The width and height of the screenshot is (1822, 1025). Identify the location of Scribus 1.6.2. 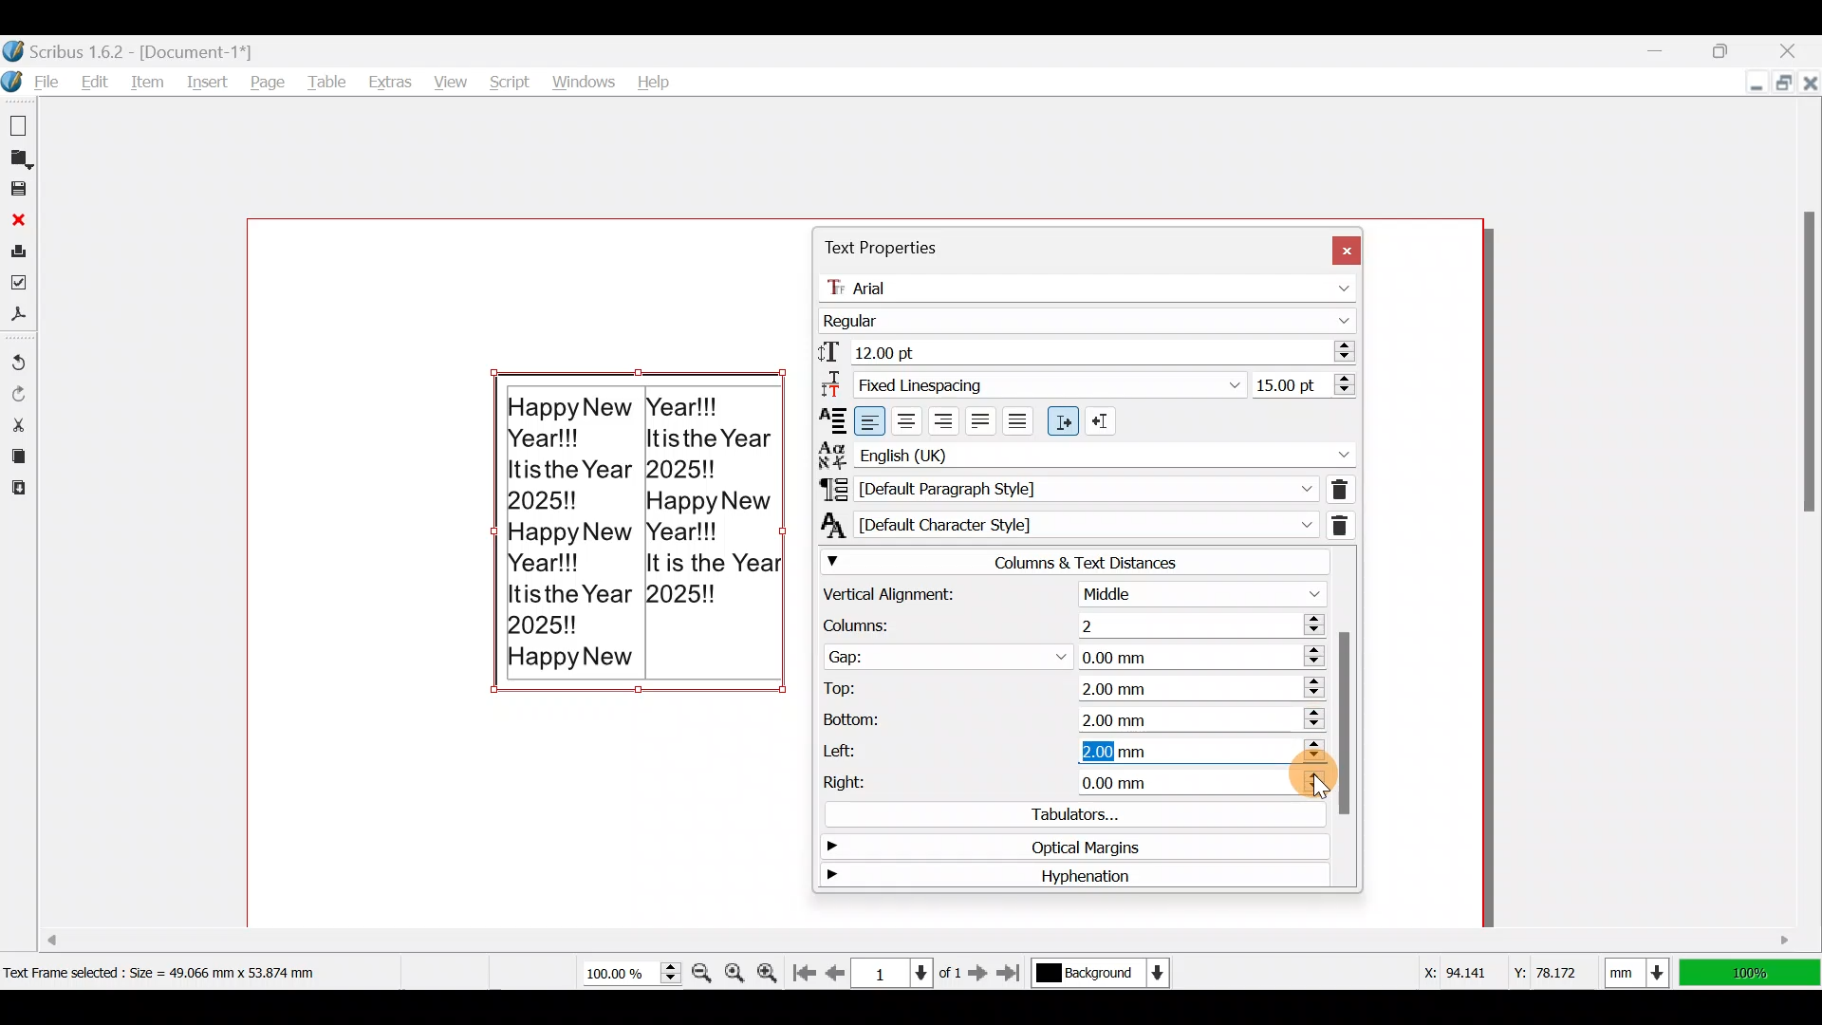
(132, 49).